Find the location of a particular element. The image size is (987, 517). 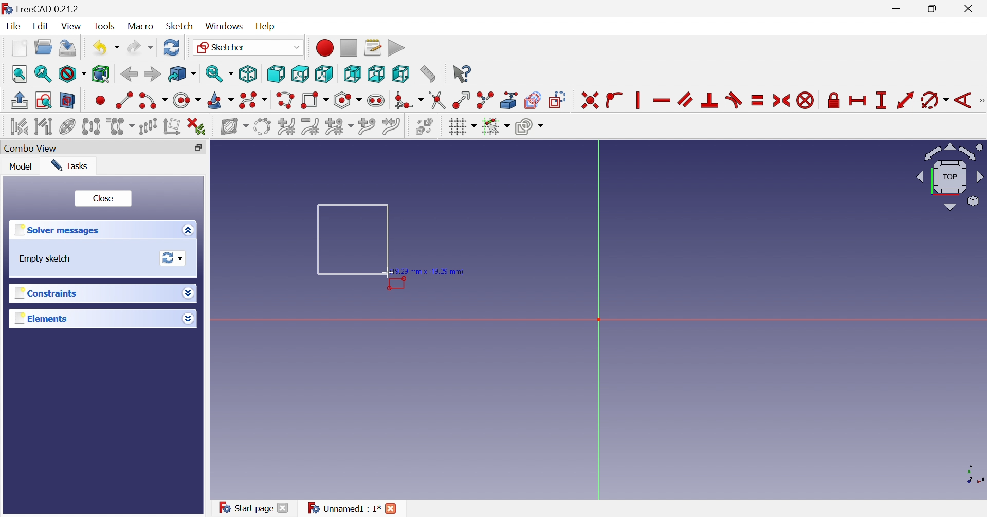

Combo view is located at coordinates (34, 149).